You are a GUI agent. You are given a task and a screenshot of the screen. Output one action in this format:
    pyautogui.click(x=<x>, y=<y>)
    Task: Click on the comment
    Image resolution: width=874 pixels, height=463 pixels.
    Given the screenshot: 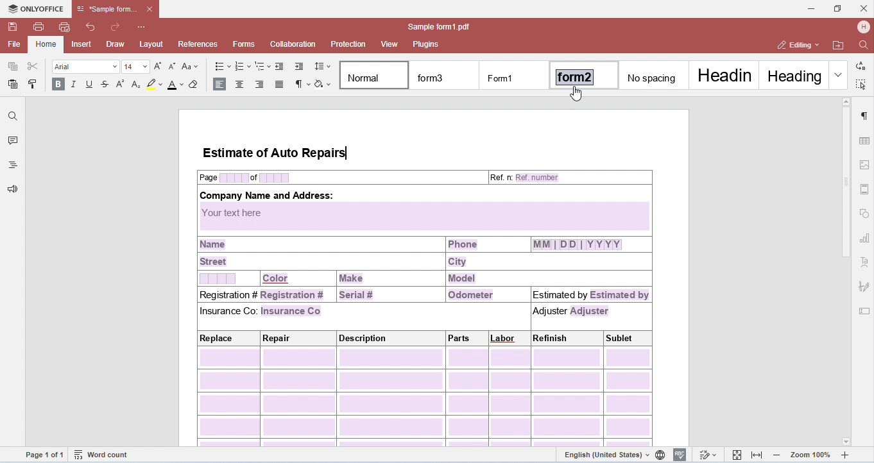 What is the action you would take?
    pyautogui.click(x=12, y=142)
    